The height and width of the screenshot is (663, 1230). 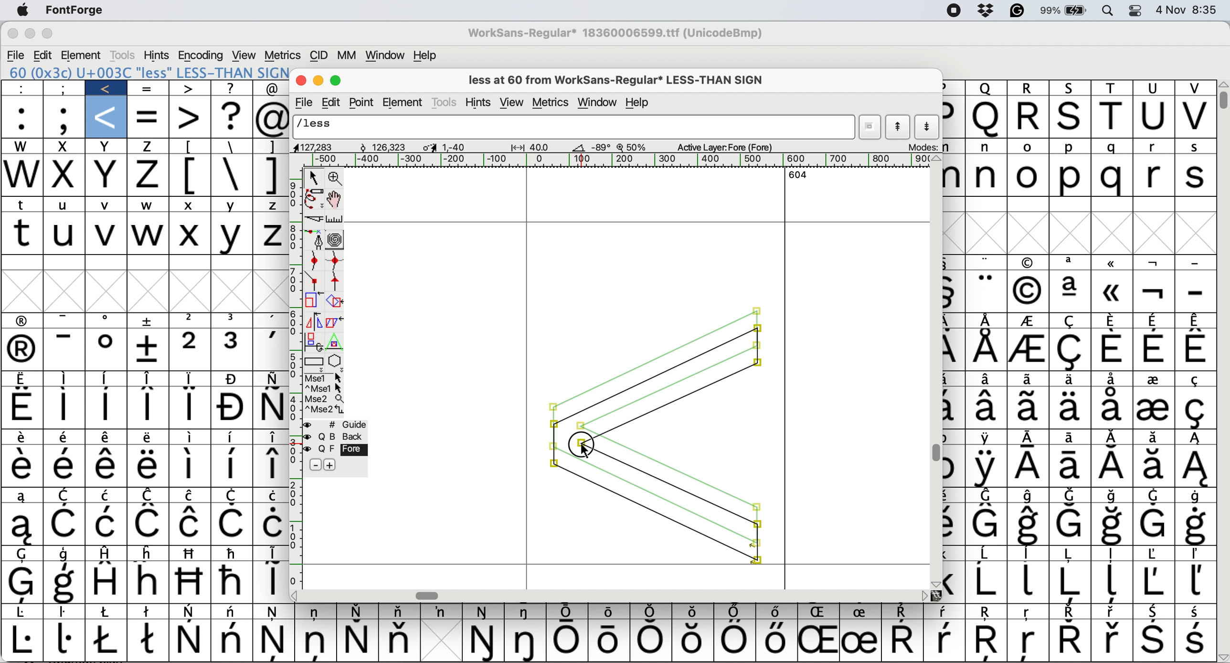 I want to click on x, so click(x=65, y=147).